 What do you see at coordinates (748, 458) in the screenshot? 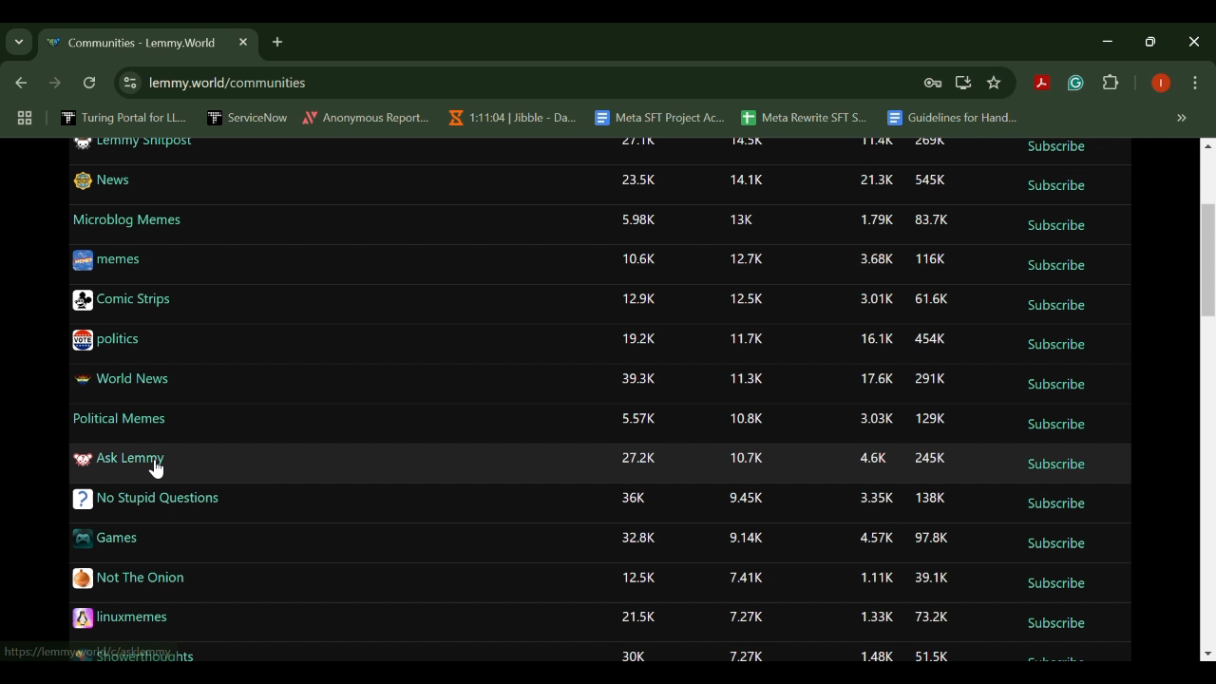
I see `10.7K` at bounding box center [748, 458].